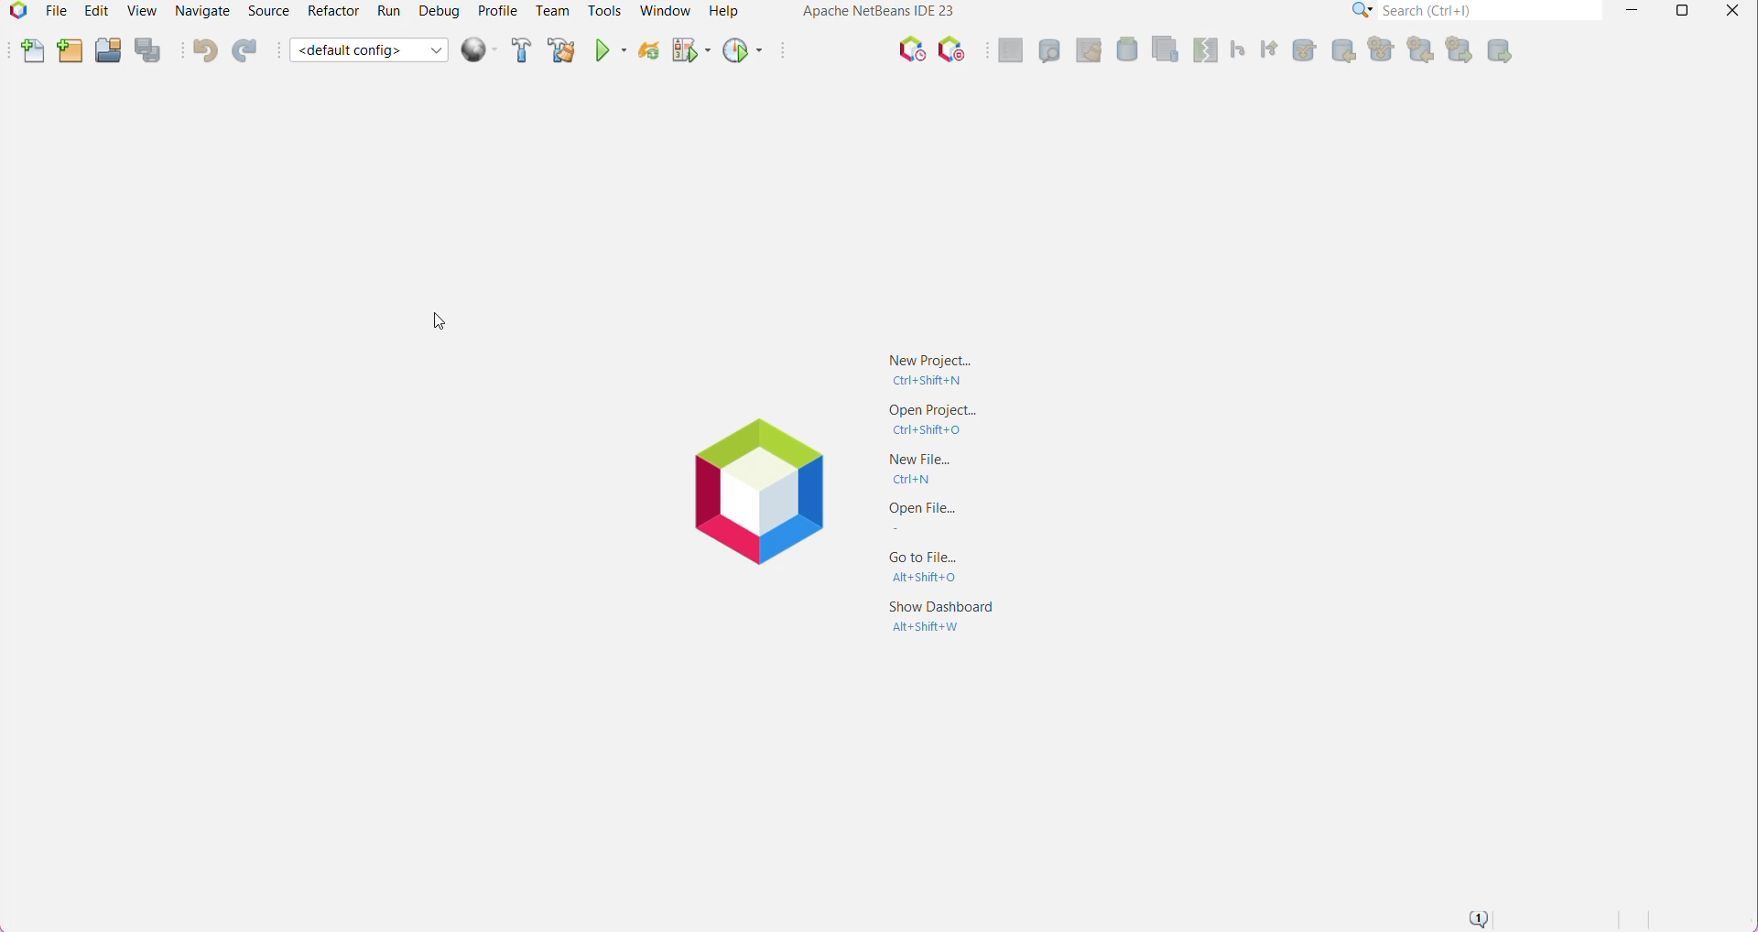 The width and height of the screenshot is (1758, 932). I want to click on Notifications, so click(1477, 918).